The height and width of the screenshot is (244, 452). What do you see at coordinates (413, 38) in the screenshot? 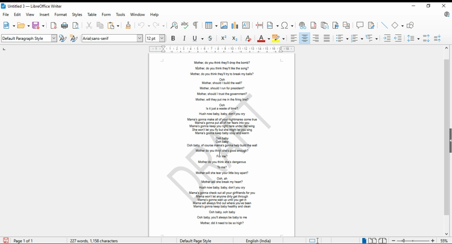
I see `set line spacing` at bounding box center [413, 38].